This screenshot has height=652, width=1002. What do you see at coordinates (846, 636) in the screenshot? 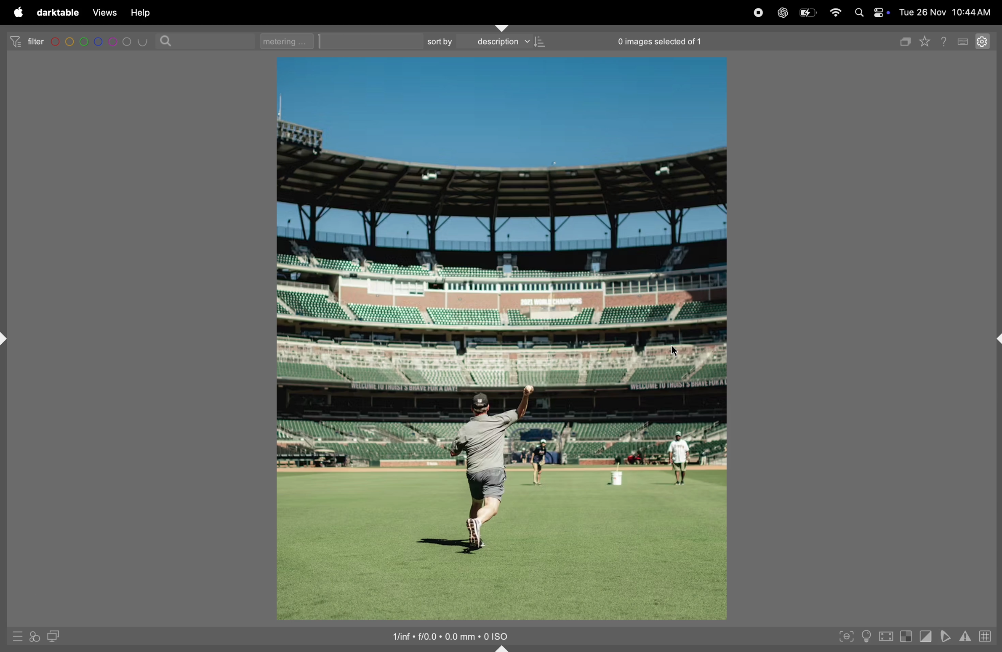
I see `toggle peak focusing mode` at bounding box center [846, 636].